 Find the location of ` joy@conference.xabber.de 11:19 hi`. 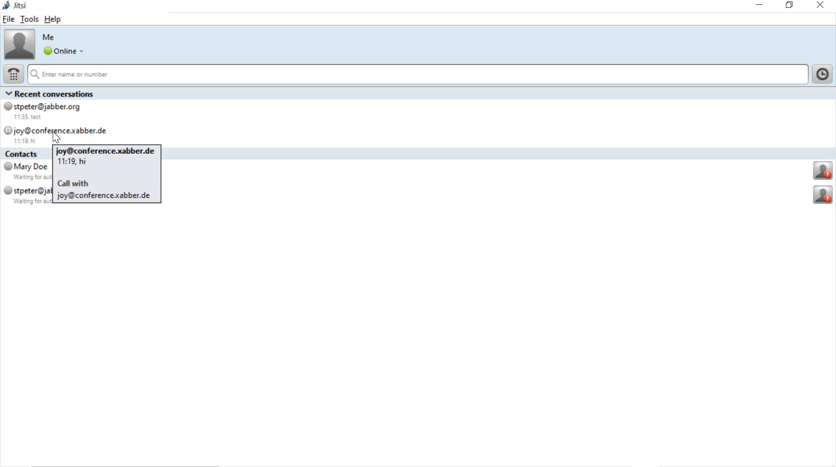

 joy@conference.xabber.de 11:19 hi is located at coordinates (58, 135).